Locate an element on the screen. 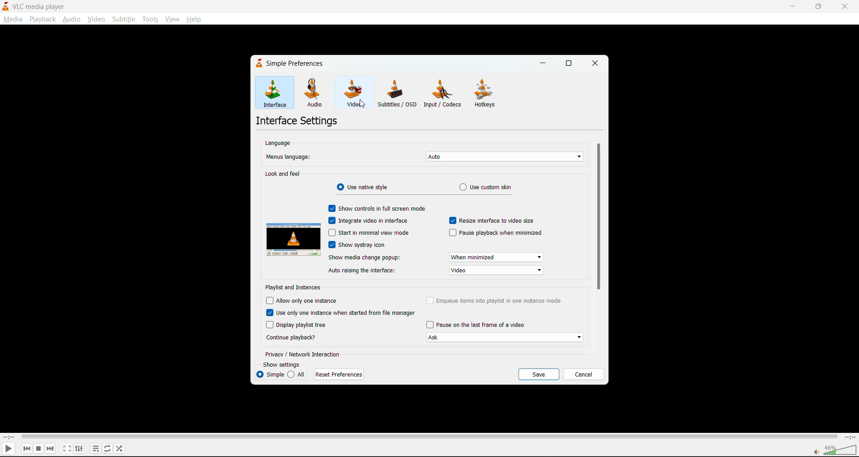 The image size is (859, 457). input/codecs is located at coordinates (444, 93).